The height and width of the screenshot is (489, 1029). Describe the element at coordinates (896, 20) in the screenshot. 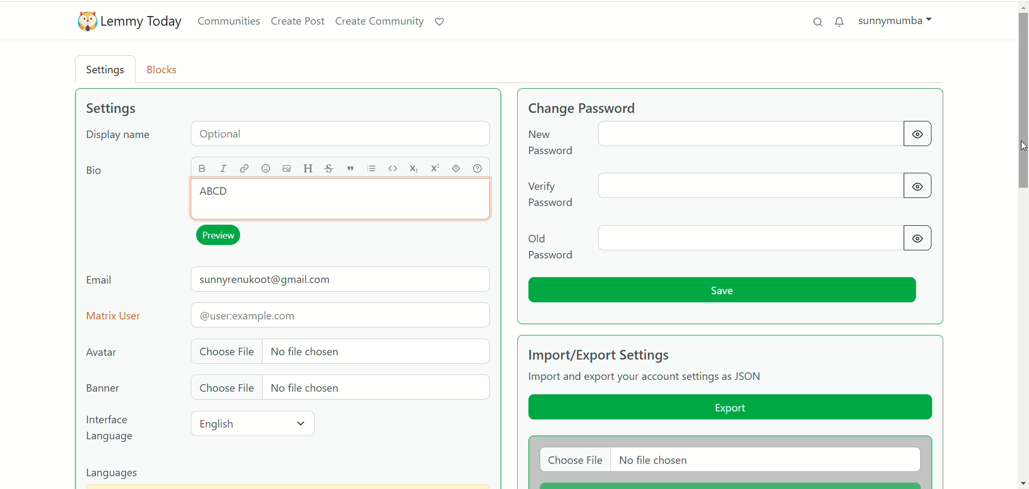

I see `account` at that location.